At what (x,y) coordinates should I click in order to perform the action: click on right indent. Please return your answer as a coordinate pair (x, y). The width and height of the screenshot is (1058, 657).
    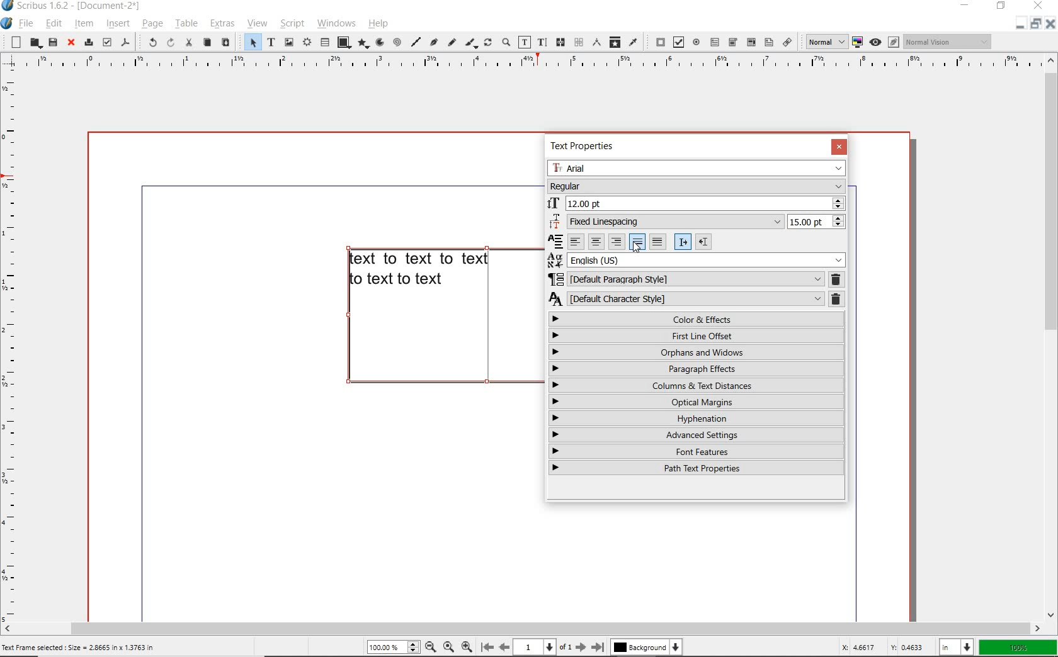
    Looking at the image, I should click on (703, 241).